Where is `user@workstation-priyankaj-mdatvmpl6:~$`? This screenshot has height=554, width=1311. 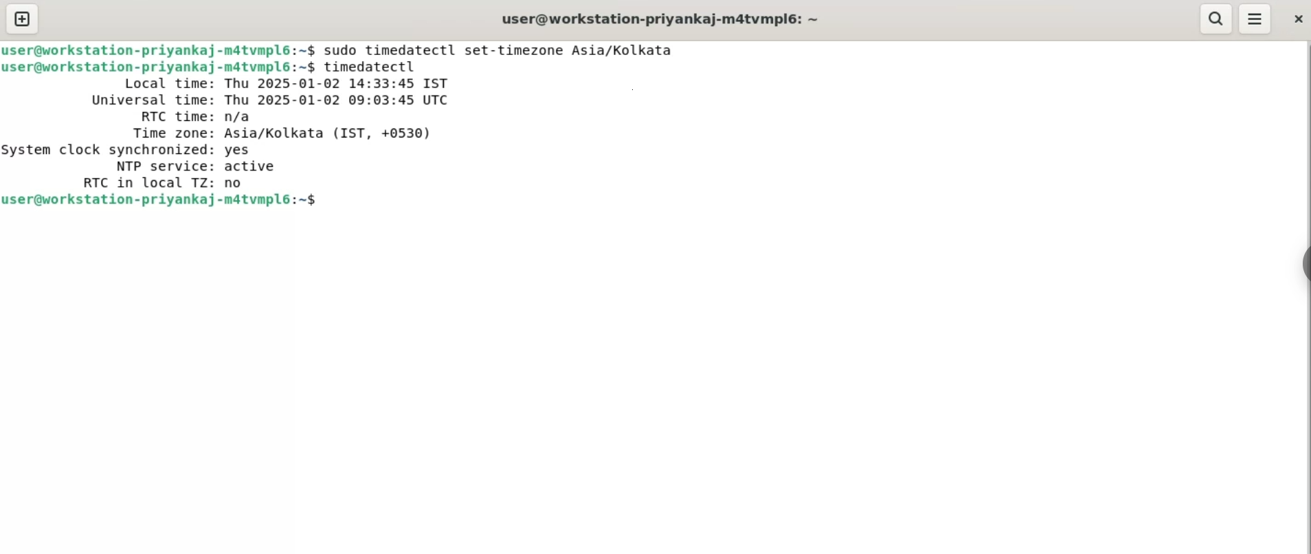 user@workstation-priyankaj-mdatvmpl6:~$ is located at coordinates (163, 67).